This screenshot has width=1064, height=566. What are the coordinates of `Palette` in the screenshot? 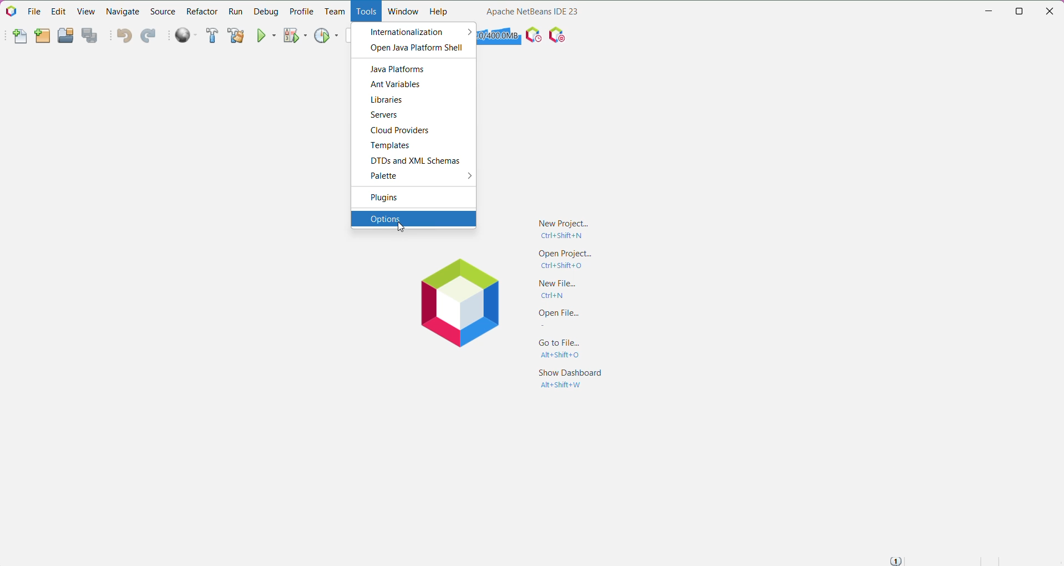 It's located at (387, 176).